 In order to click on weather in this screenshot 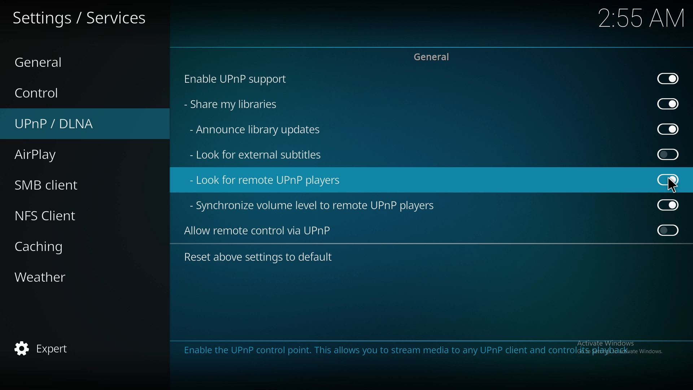, I will do `click(52, 276)`.